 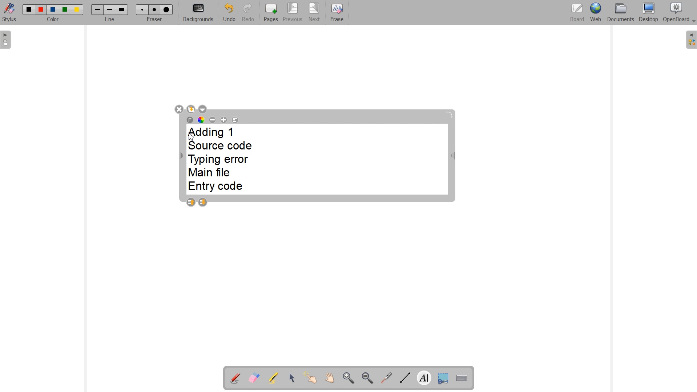 I want to click on Layer down, so click(x=203, y=202).